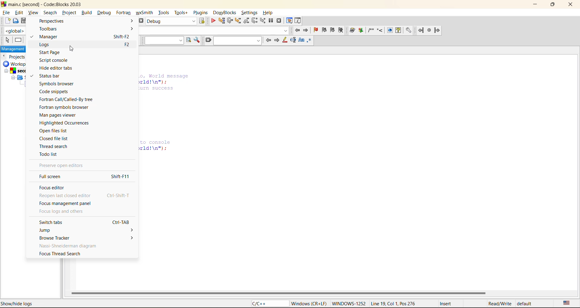  Describe the element at coordinates (47, 45) in the screenshot. I see `logs` at that location.